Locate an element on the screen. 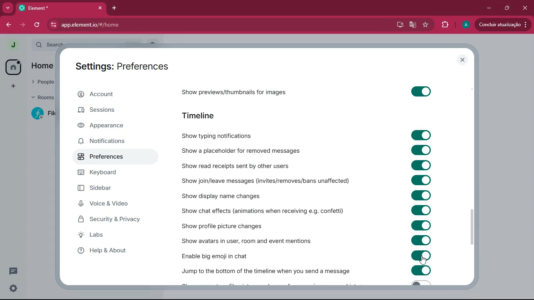 The width and height of the screenshot is (534, 300). add tab is located at coordinates (112, 8).